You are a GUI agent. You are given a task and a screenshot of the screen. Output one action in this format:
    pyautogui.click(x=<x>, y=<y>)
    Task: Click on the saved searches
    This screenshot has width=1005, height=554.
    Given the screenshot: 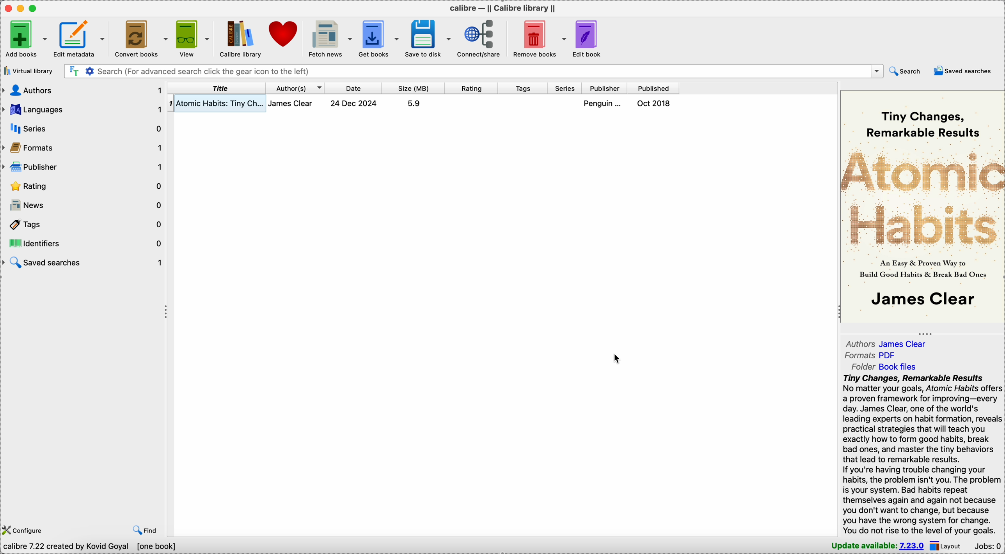 What is the action you would take?
    pyautogui.click(x=964, y=71)
    